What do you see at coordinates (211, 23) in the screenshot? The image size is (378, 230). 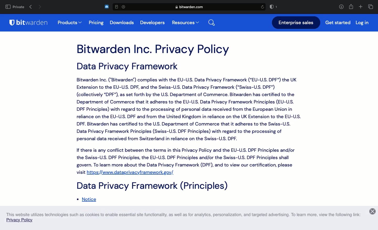 I see `search` at bounding box center [211, 23].